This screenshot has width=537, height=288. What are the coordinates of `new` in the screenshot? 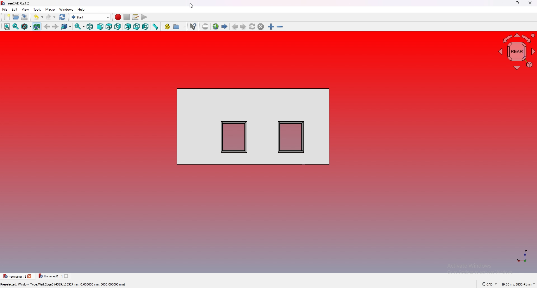 It's located at (7, 17).